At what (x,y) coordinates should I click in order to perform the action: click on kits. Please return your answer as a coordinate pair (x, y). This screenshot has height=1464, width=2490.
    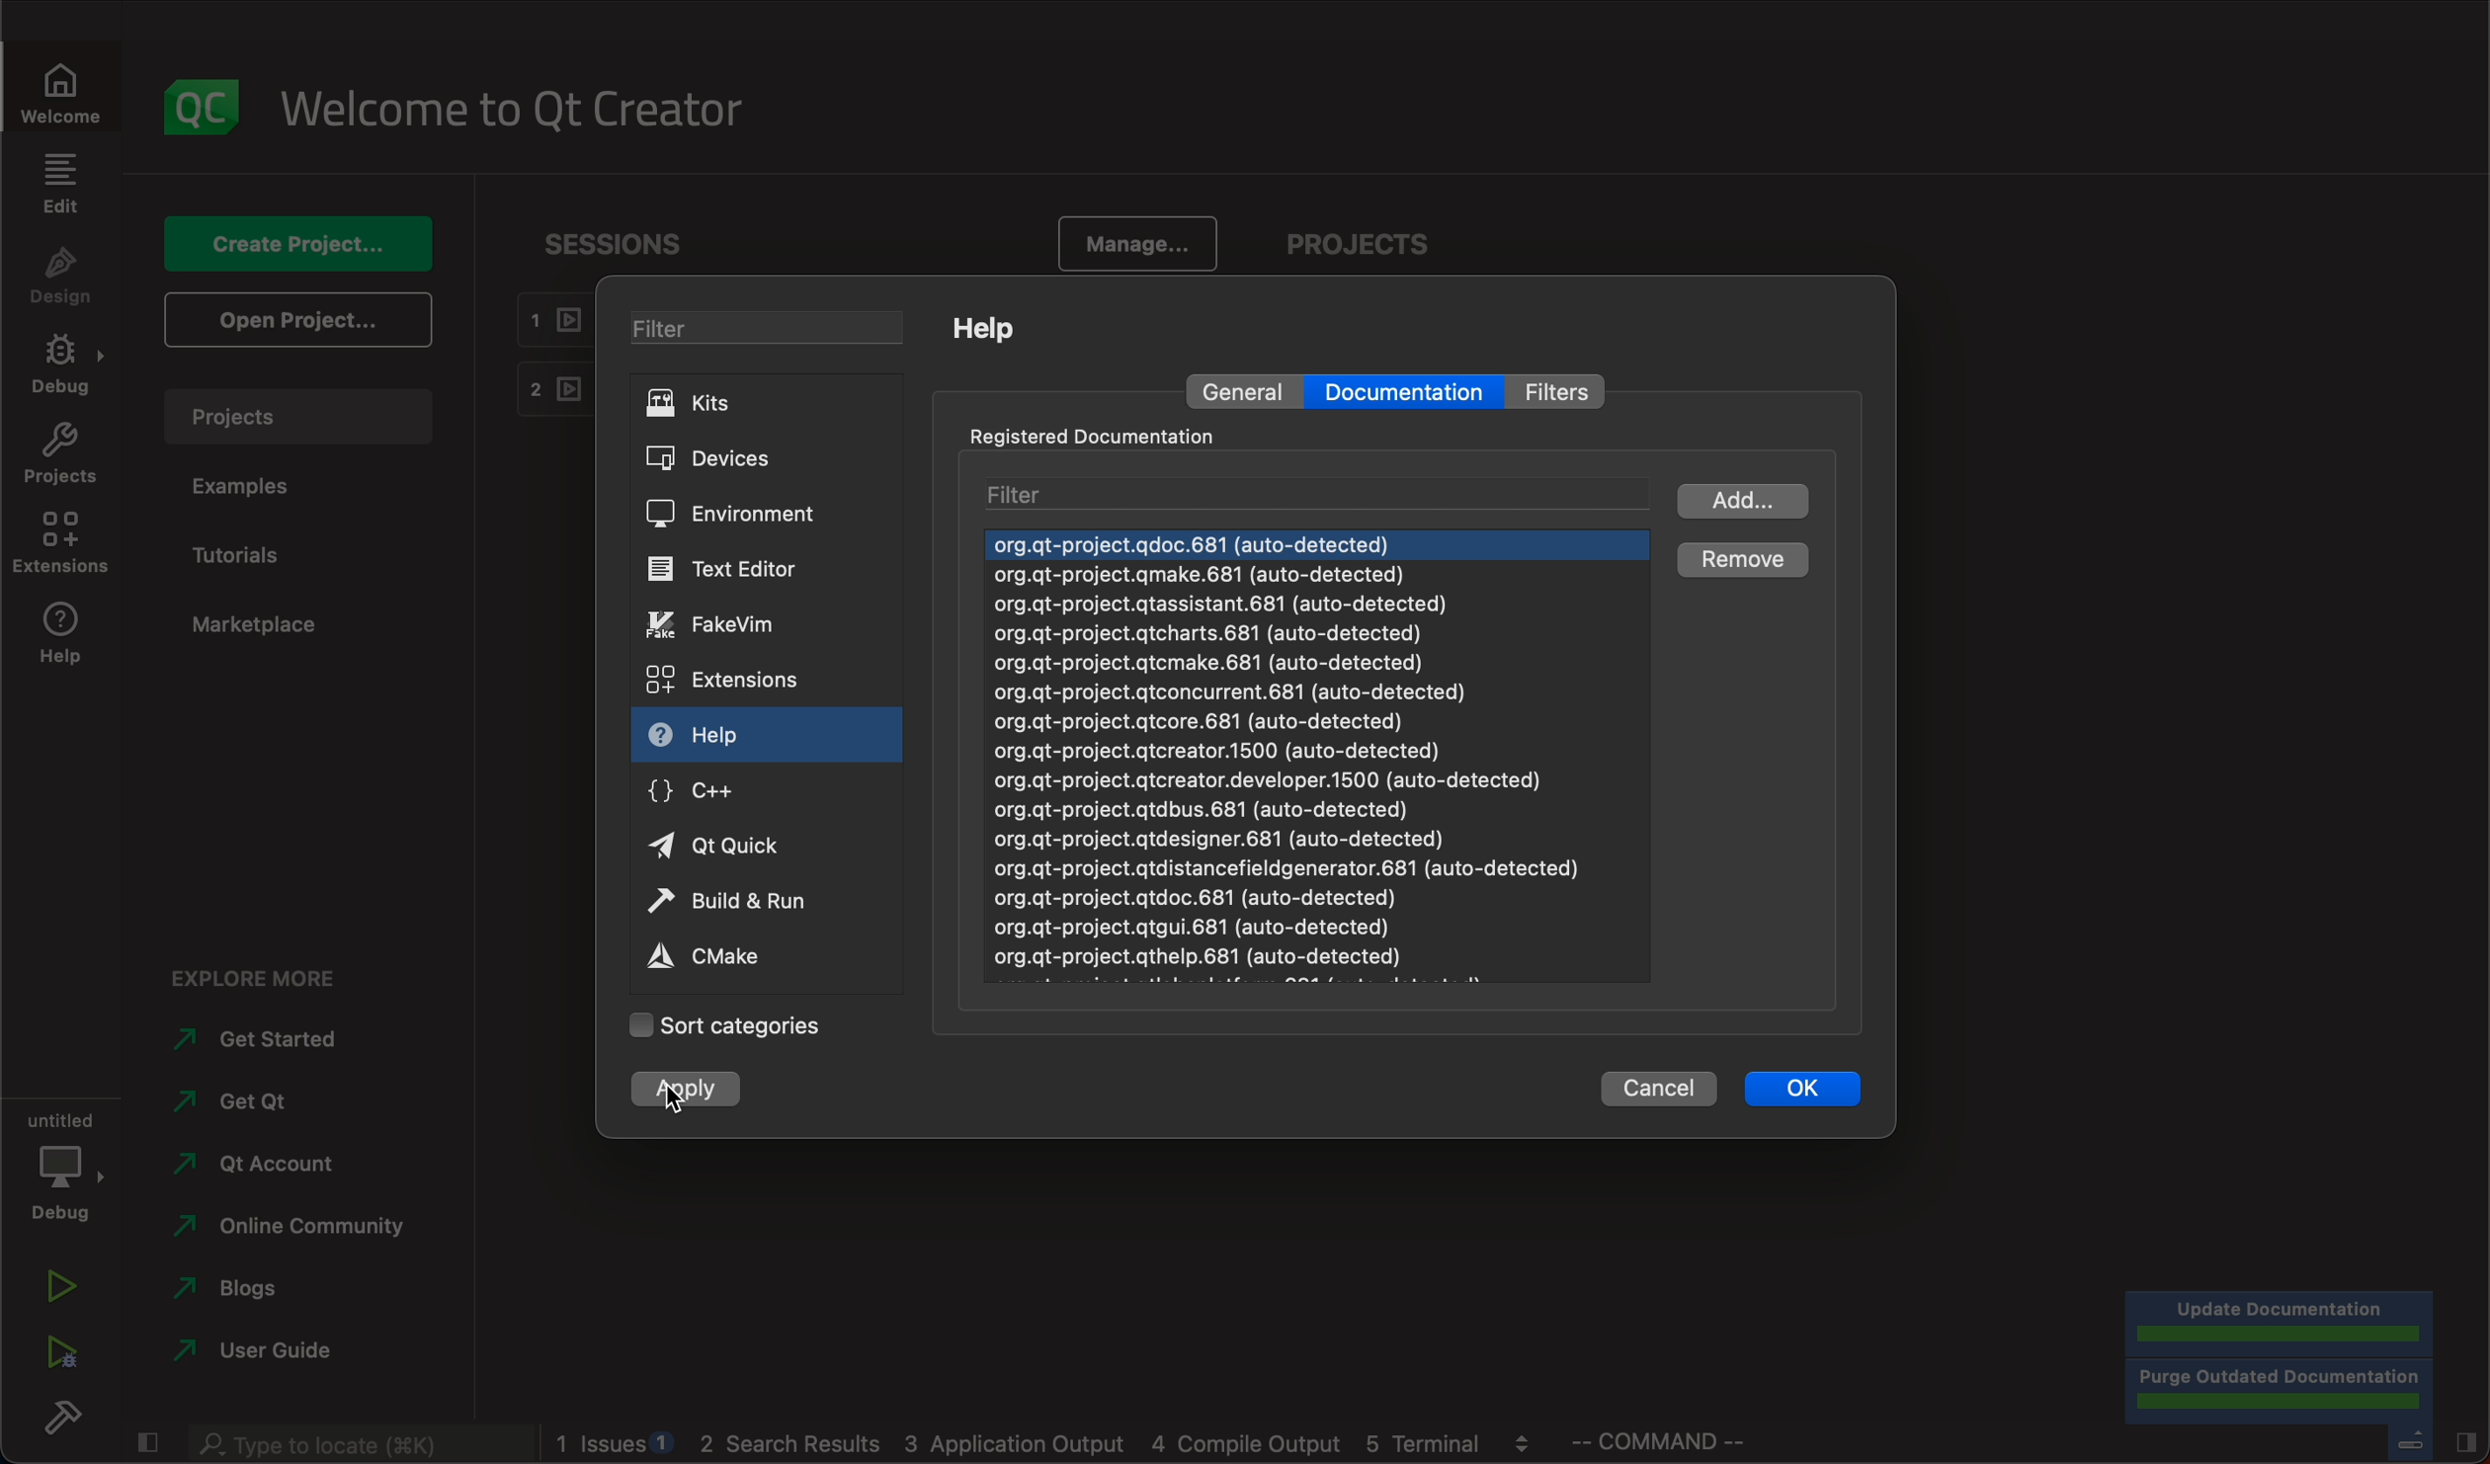
    Looking at the image, I should click on (776, 407).